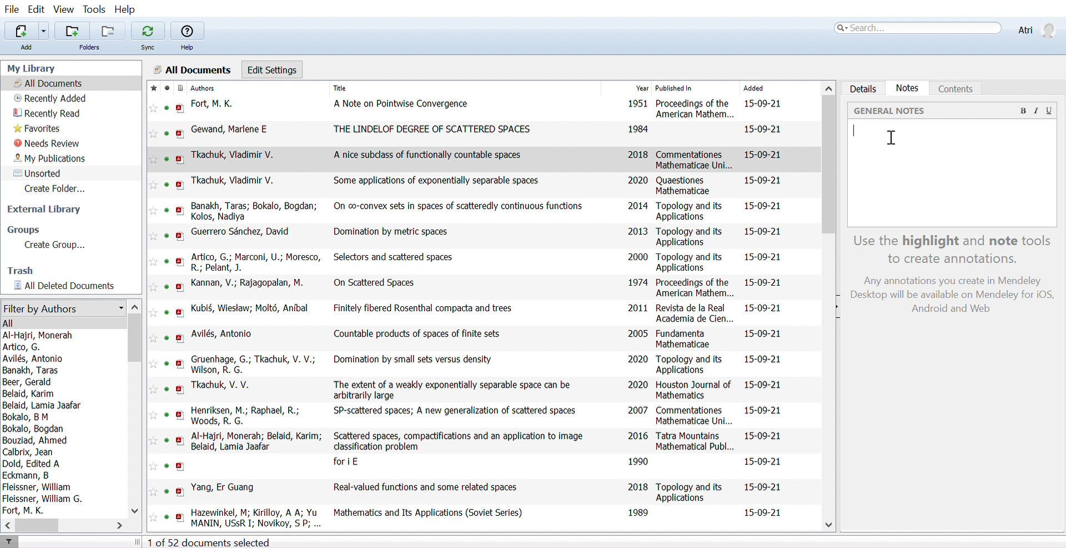 This screenshot has width=1066, height=548. What do you see at coordinates (179, 185) in the screenshot?
I see `open PDF` at bounding box center [179, 185].